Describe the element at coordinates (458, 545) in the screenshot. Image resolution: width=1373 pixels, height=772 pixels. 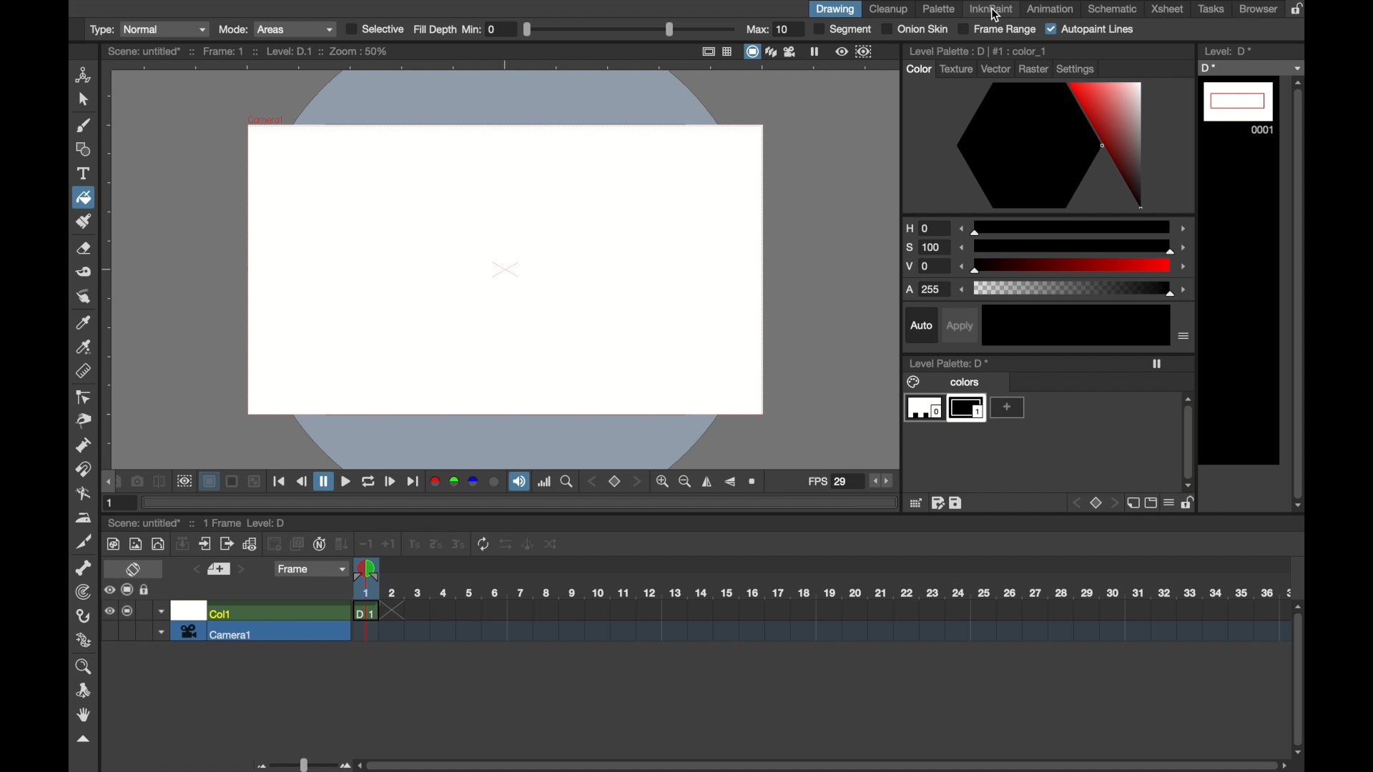
I see `3` at that location.